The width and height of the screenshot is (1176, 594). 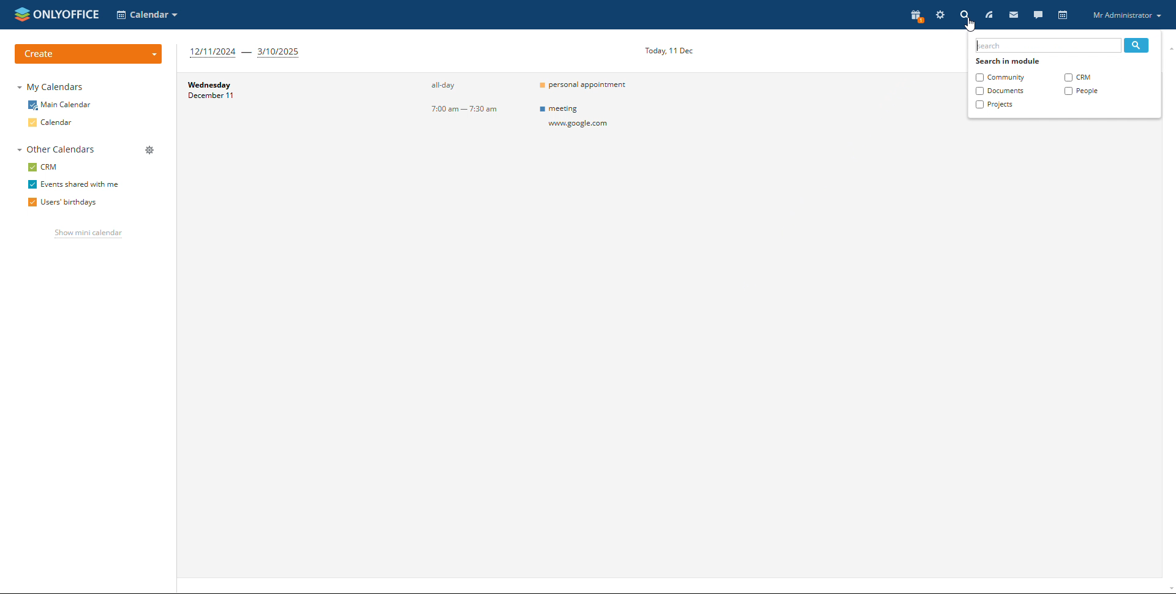 What do you see at coordinates (941, 15) in the screenshot?
I see `settings` at bounding box center [941, 15].